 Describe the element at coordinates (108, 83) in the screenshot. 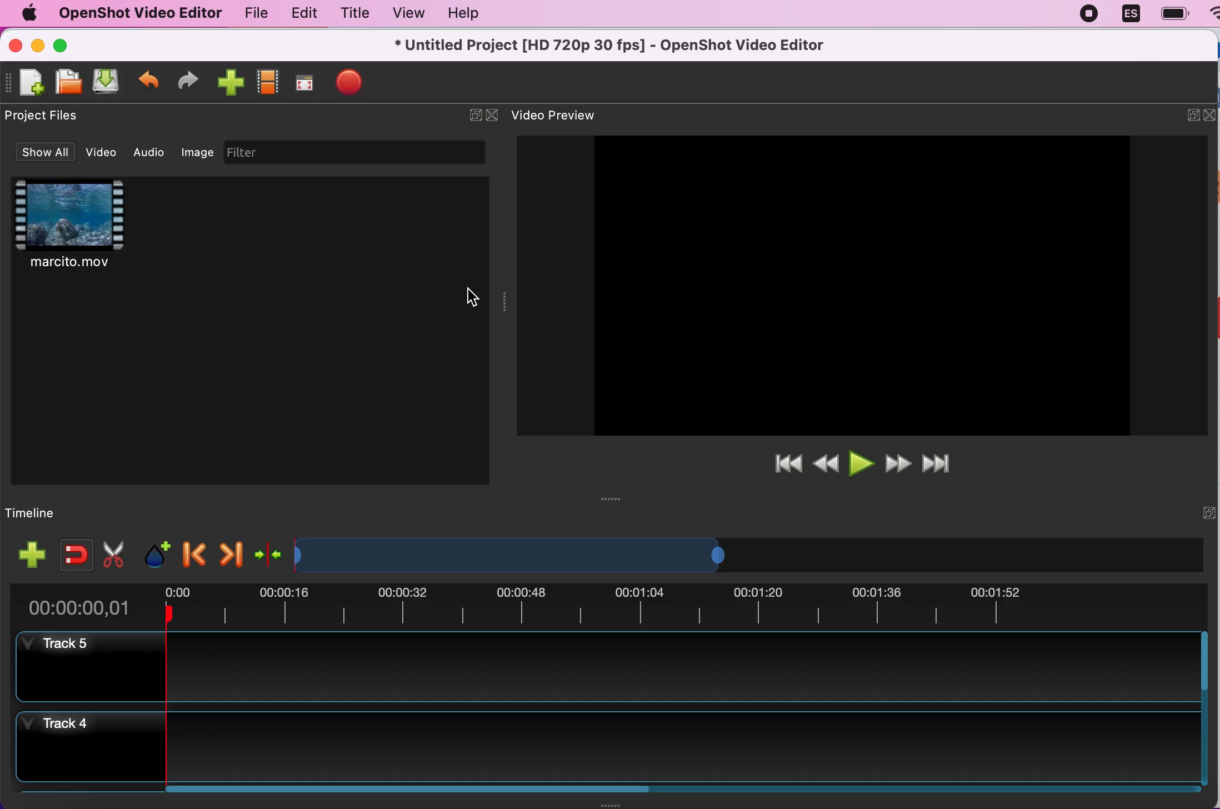

I see `save file` at that location.